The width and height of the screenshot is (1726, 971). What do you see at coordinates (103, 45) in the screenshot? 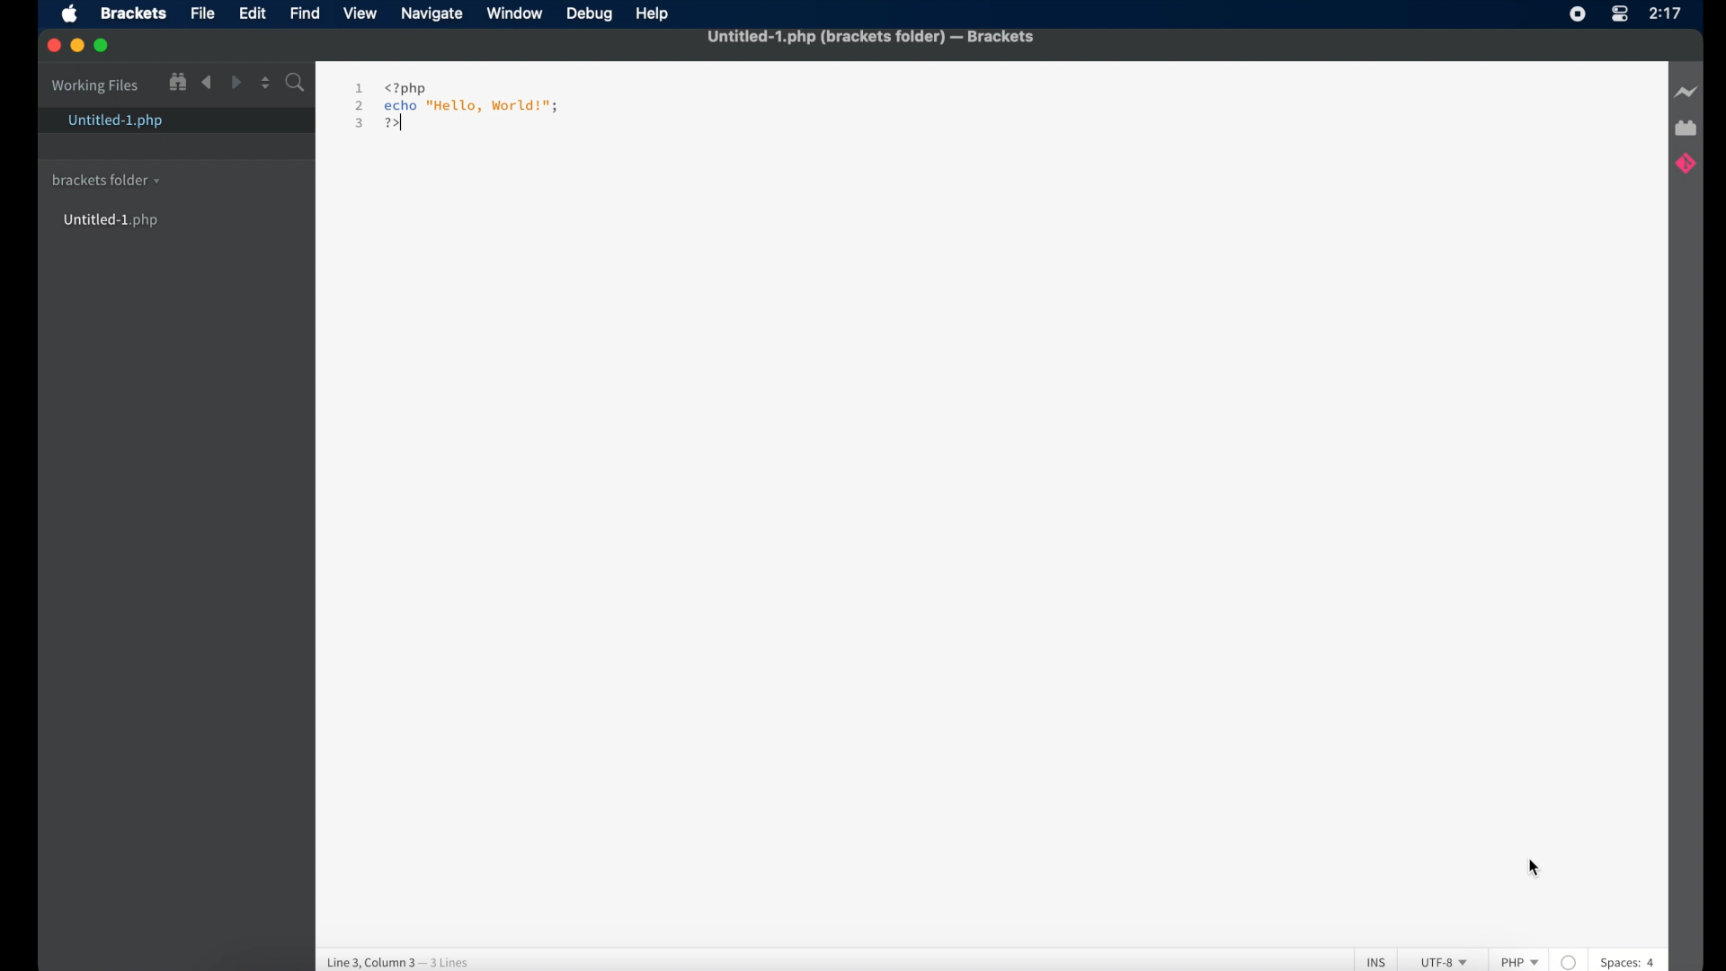
I see `maximize` at bounding box center [103, 45].